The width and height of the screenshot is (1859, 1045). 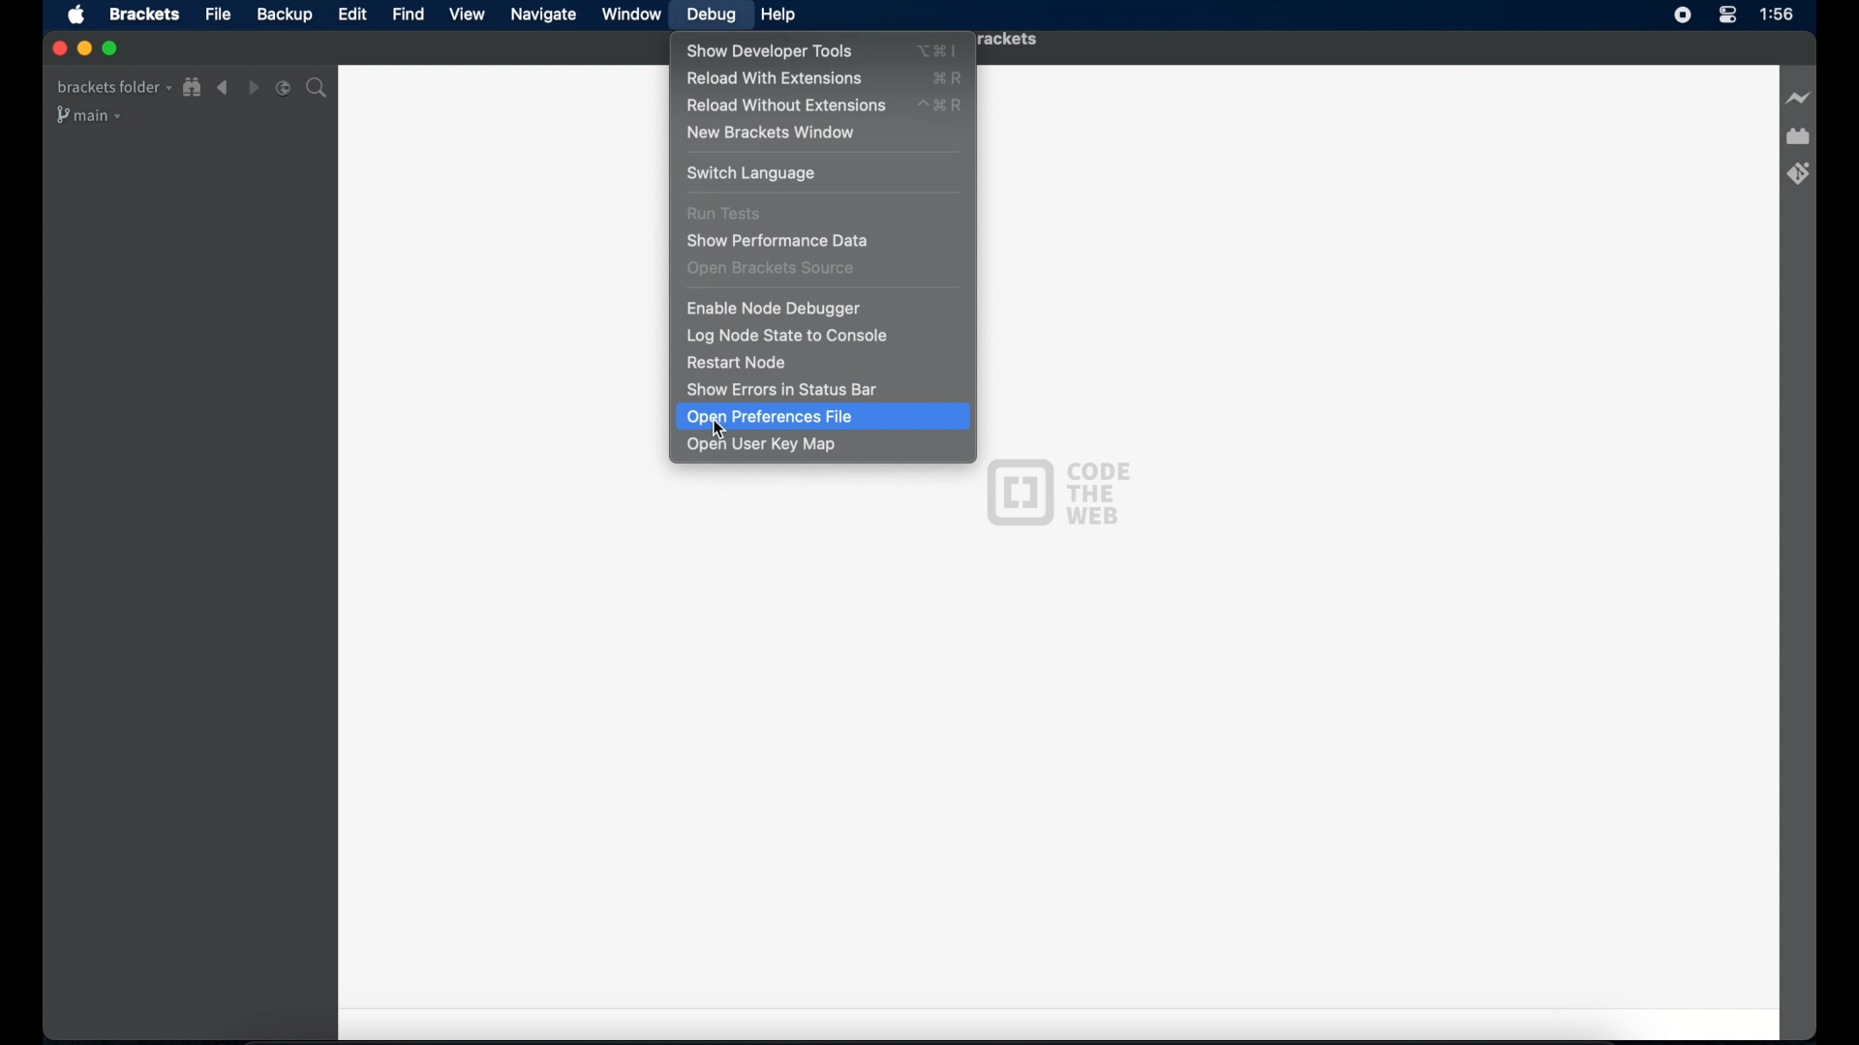 What do you see at coordinates (787, 50) in the screenshot?
I see `show developer tools` at bounding box center [787, 50].